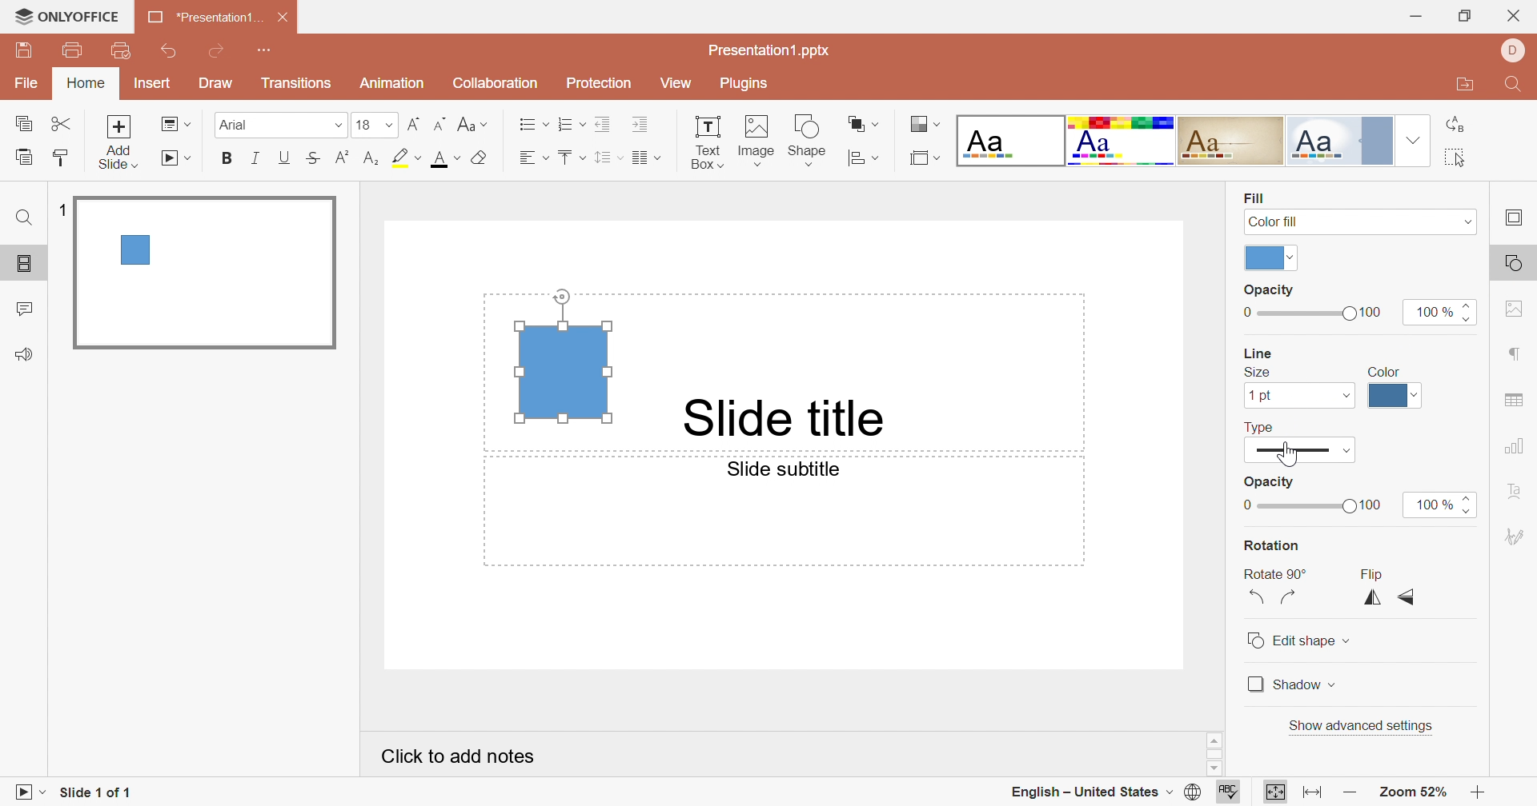 This screenshot has width=1537, height=806. What do you see at coordinates (1262, 425) in the screenshot?
I see `Type` at bounding box center [1262, 425].